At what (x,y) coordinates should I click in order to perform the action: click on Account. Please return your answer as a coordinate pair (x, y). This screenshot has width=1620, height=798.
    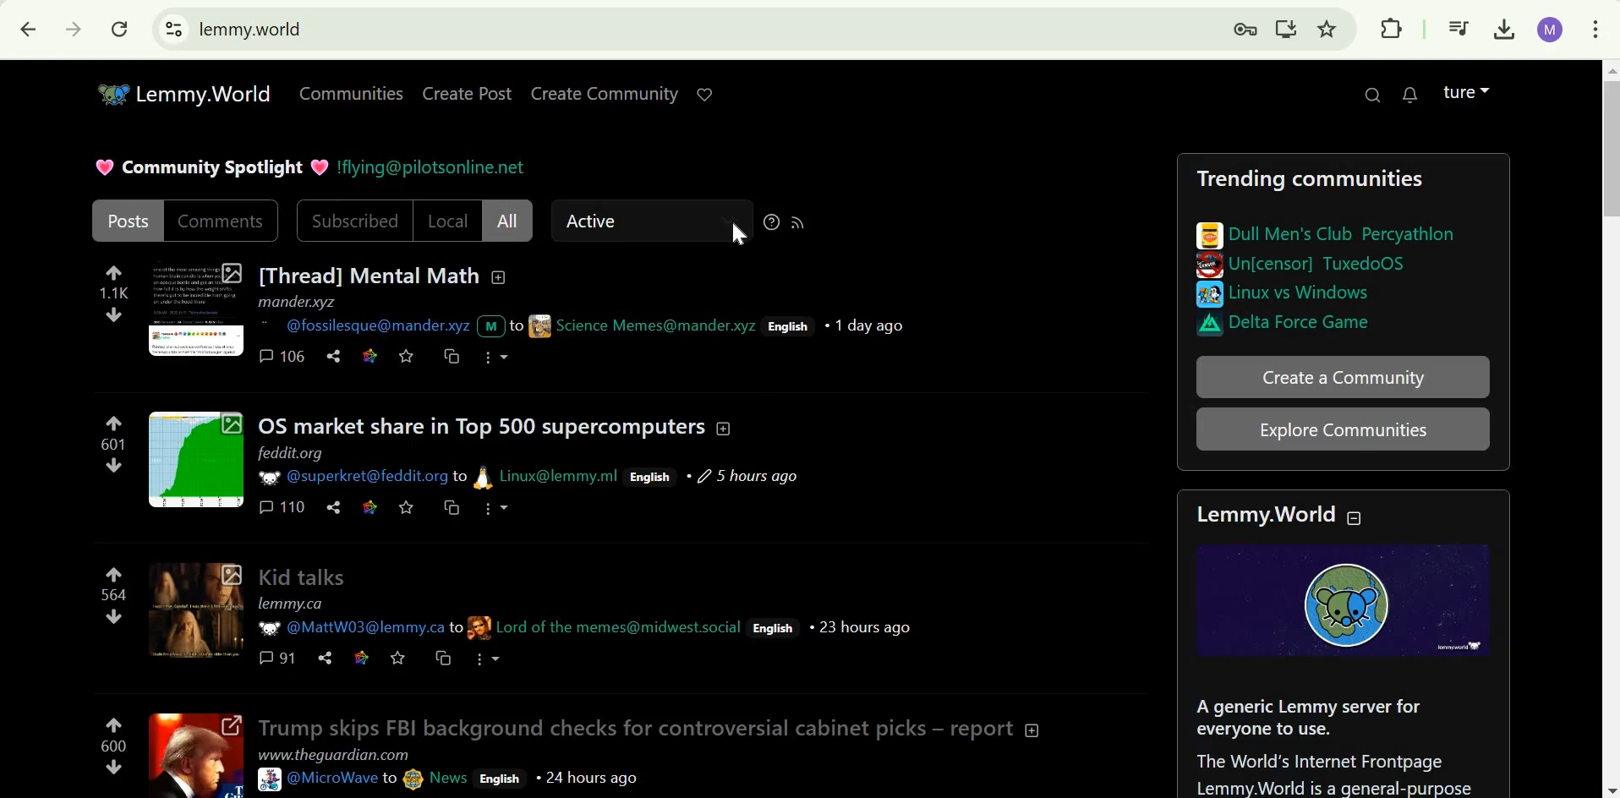
    Looking at the image, I should click on (1465, 92).